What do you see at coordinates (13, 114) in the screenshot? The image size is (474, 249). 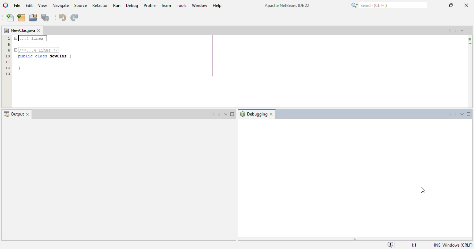 I see `Output` at bounding box center [13, 114].